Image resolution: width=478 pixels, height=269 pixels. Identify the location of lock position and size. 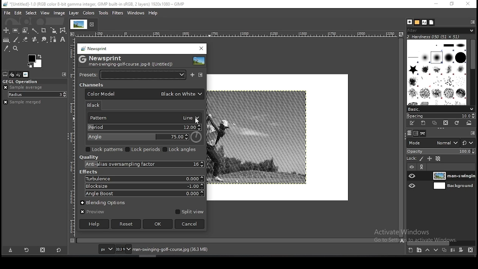
(429, 159).